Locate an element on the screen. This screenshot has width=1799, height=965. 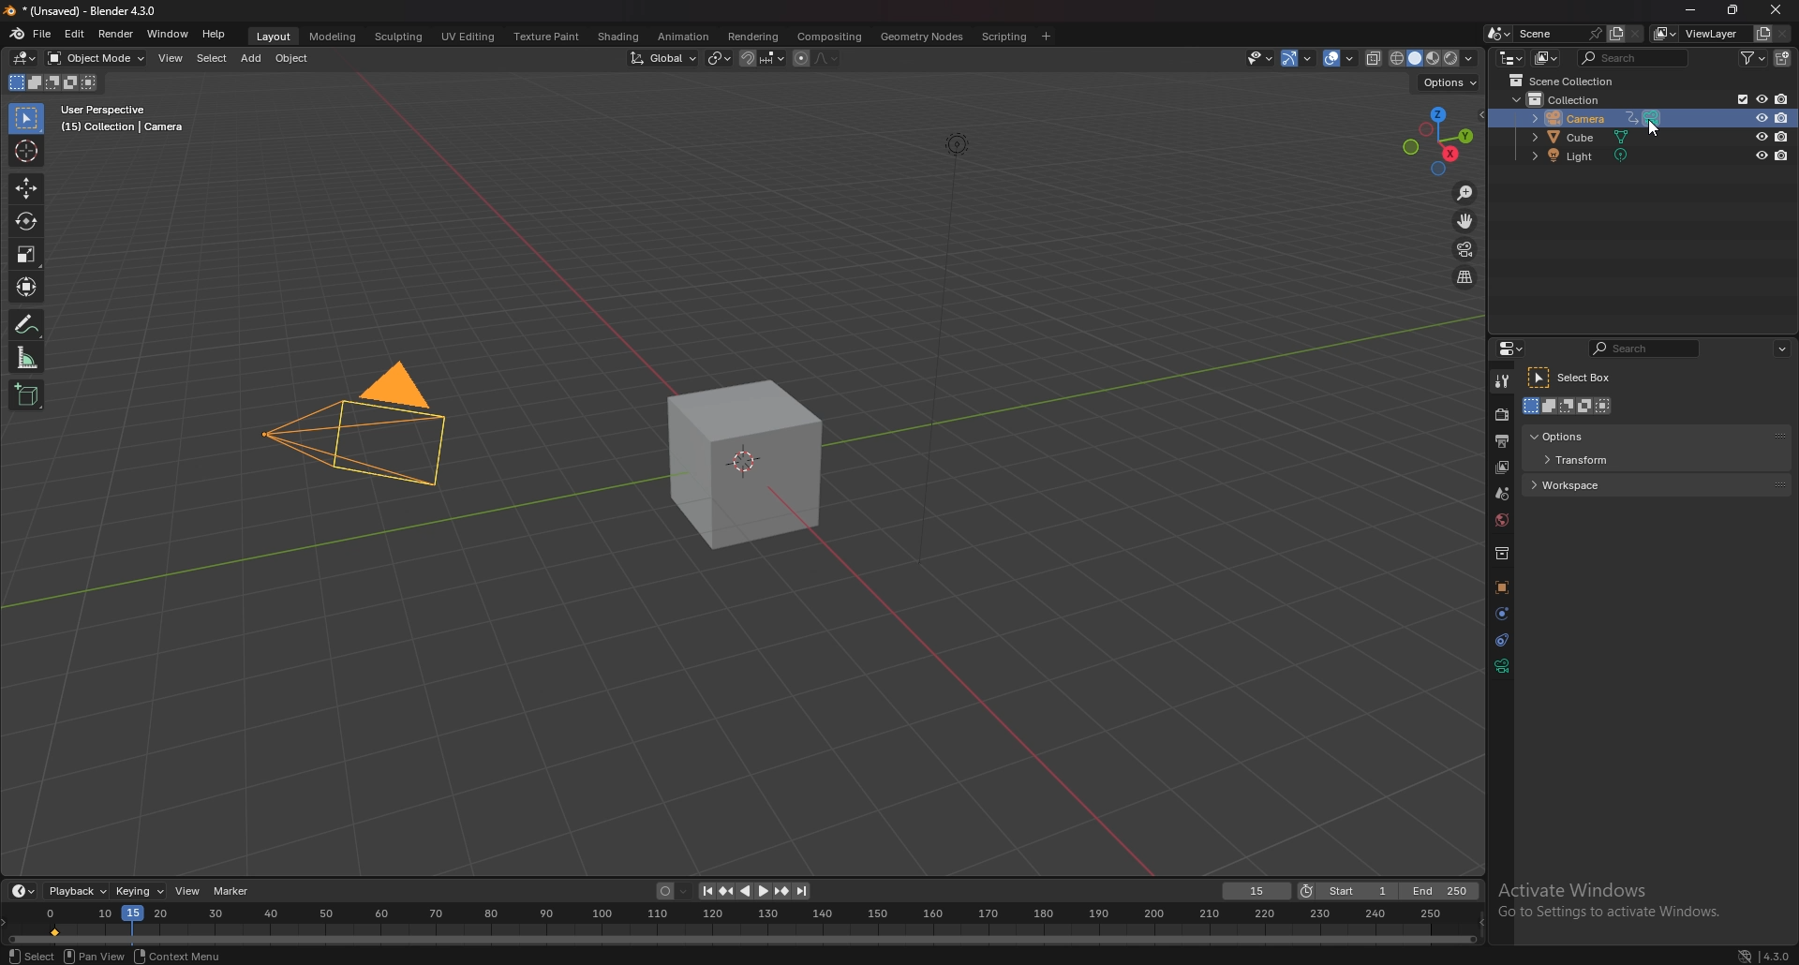
rendering is located at coordinates (753, 37).